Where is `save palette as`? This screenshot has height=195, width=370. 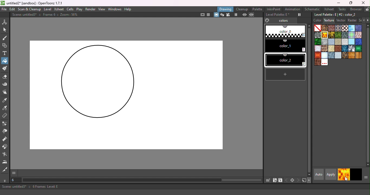 save palette as is located at coordinates (274, 180).